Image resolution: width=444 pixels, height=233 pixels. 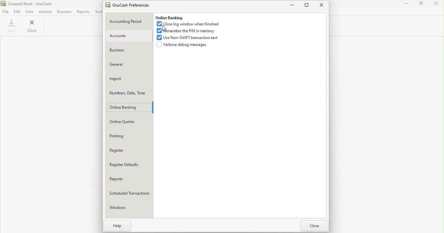 I want to click on Printing, so click(x=129, y=137).